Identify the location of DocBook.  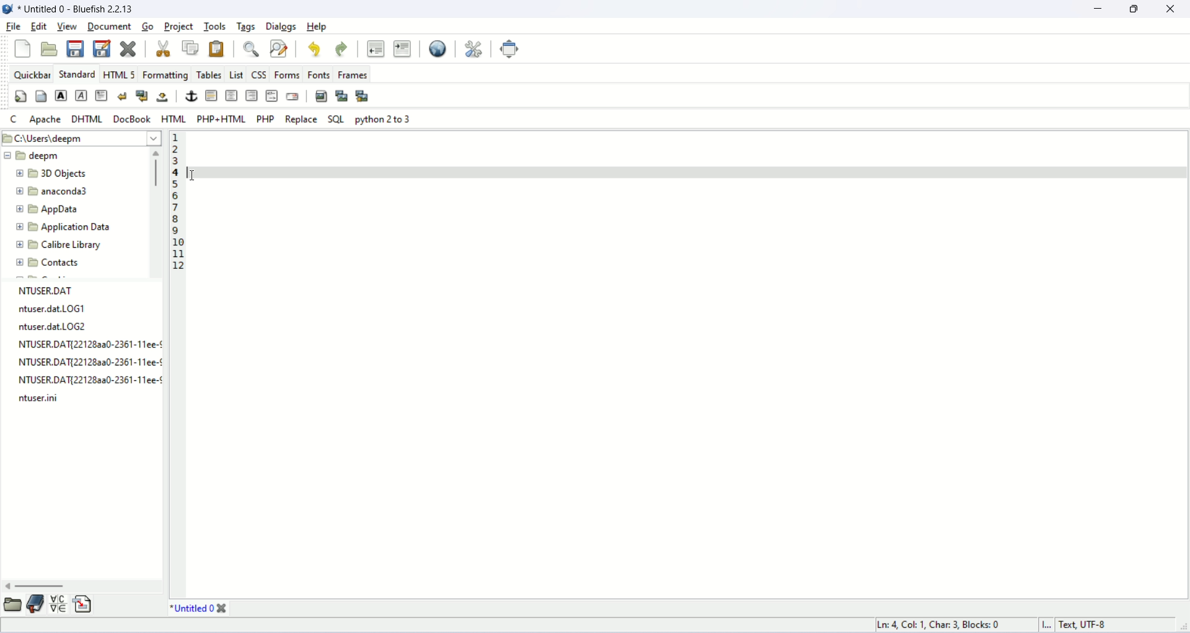
(131, 119).